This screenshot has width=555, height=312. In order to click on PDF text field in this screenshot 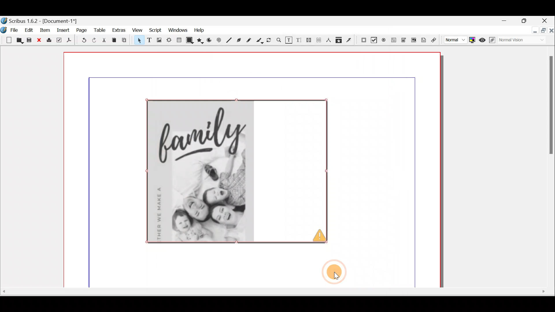, I will do `click(395, 42)`.